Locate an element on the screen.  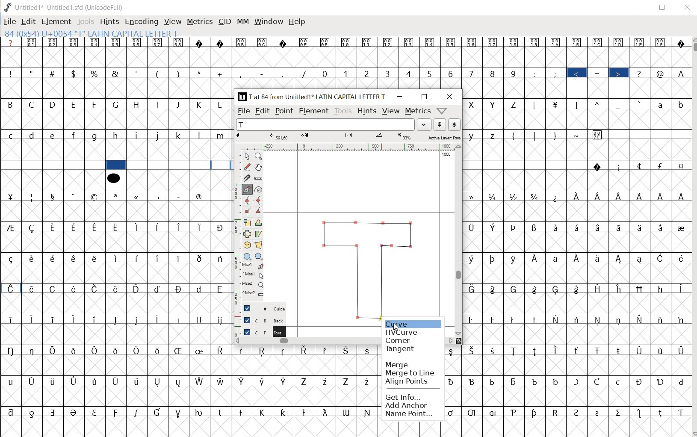
1000 is located at coordinates (446, 154).